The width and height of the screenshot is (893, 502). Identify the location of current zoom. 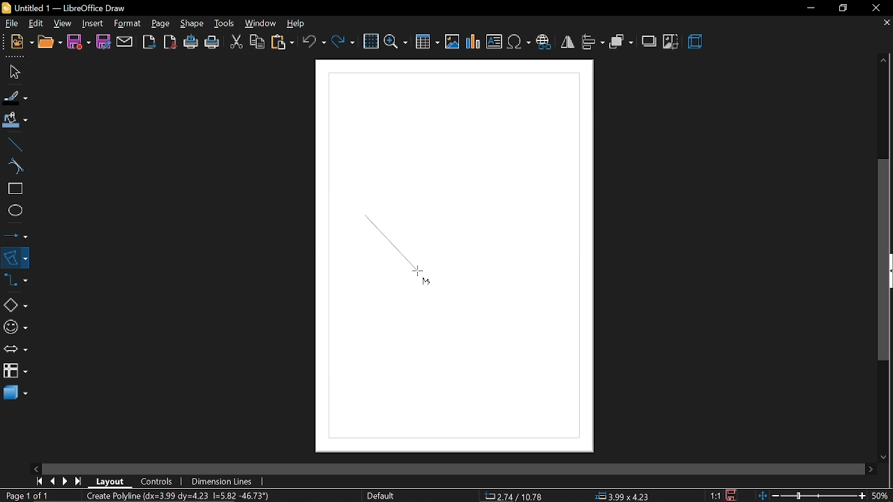
(880, 496).